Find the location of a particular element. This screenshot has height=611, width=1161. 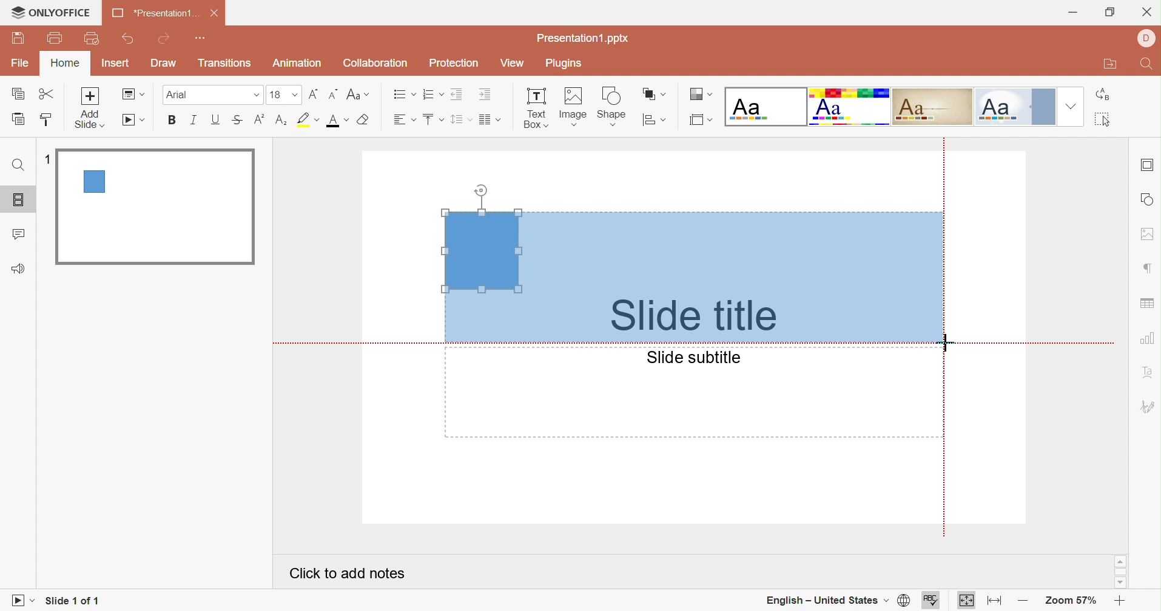

Clear style is located at coordinates (366, 121).